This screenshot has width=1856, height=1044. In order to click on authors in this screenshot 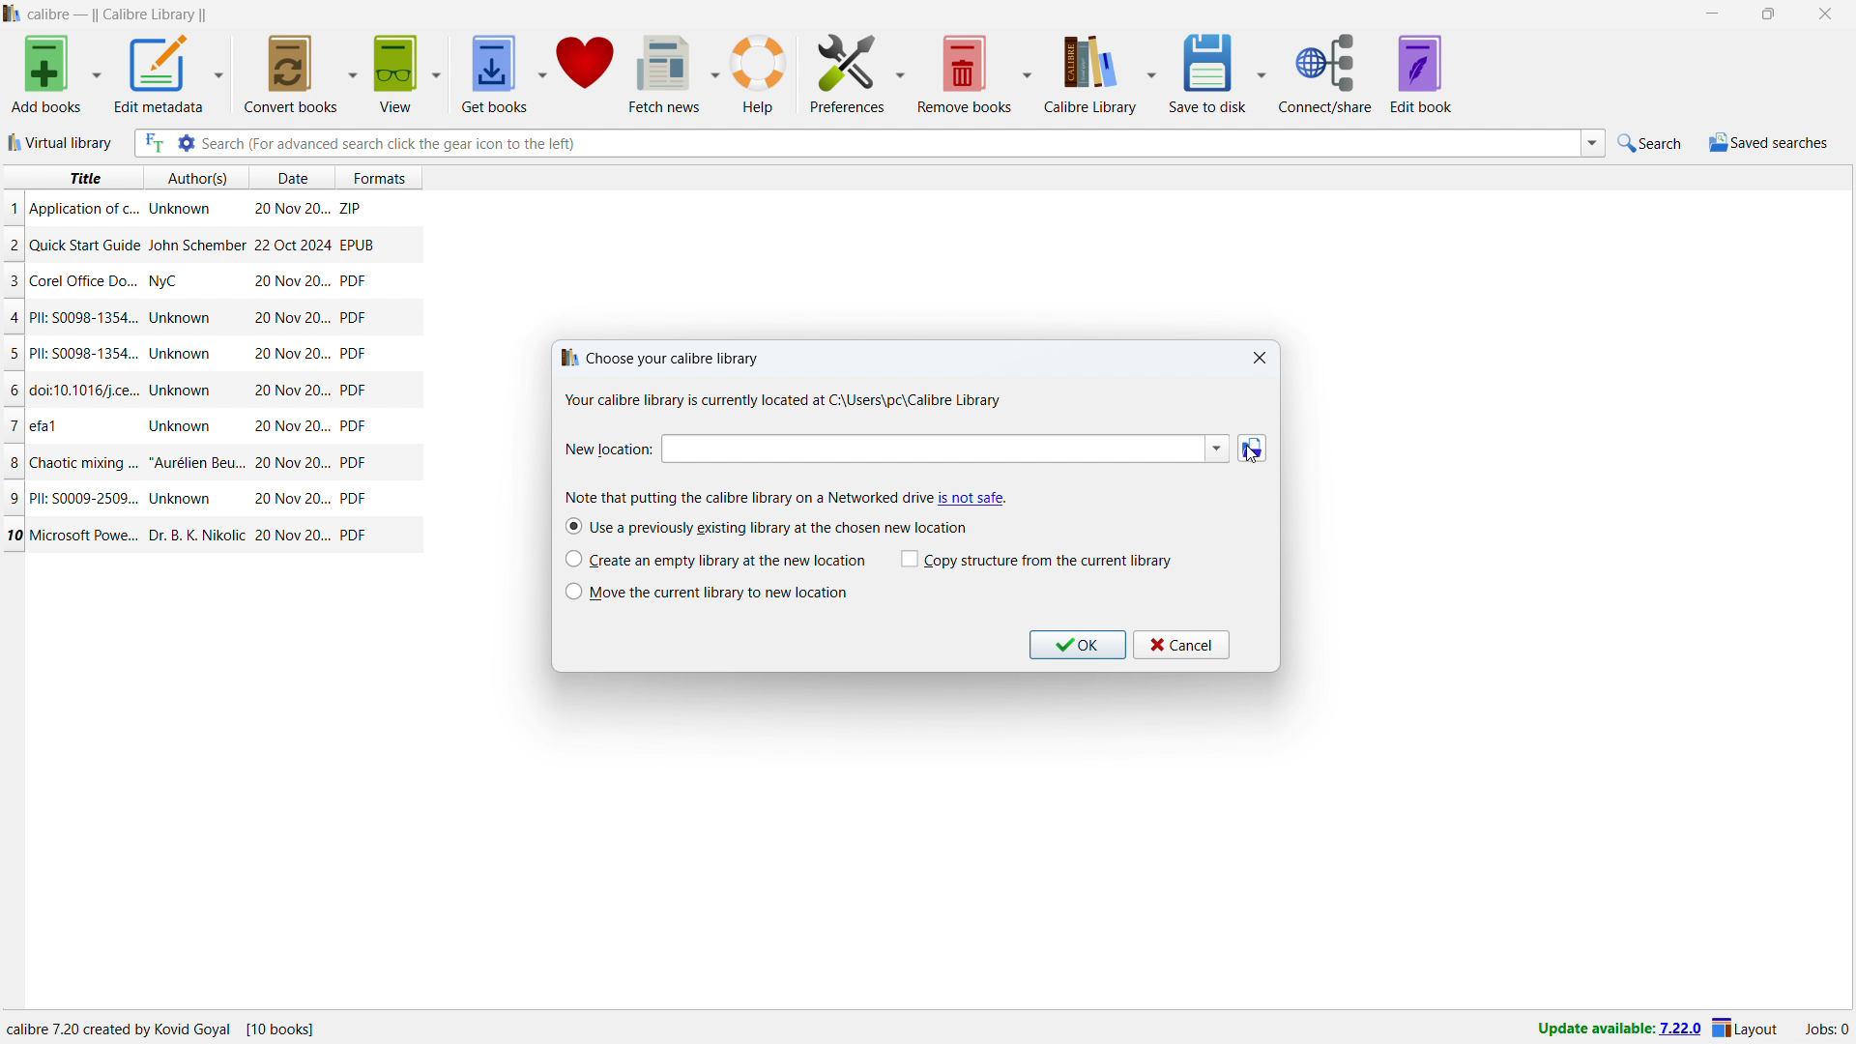, I will do `click(198, 178)`.